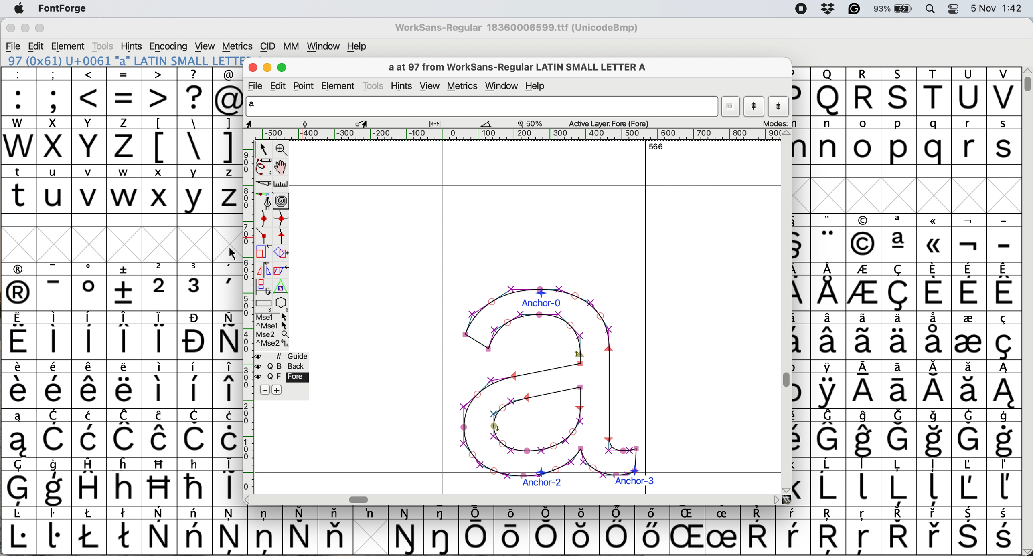 Image resolution: width=1033 pixels, height=556 pixels. What do you see at coordinates (338, 87) in the screenshot?
I see `element` at bounding box center [338, 87].